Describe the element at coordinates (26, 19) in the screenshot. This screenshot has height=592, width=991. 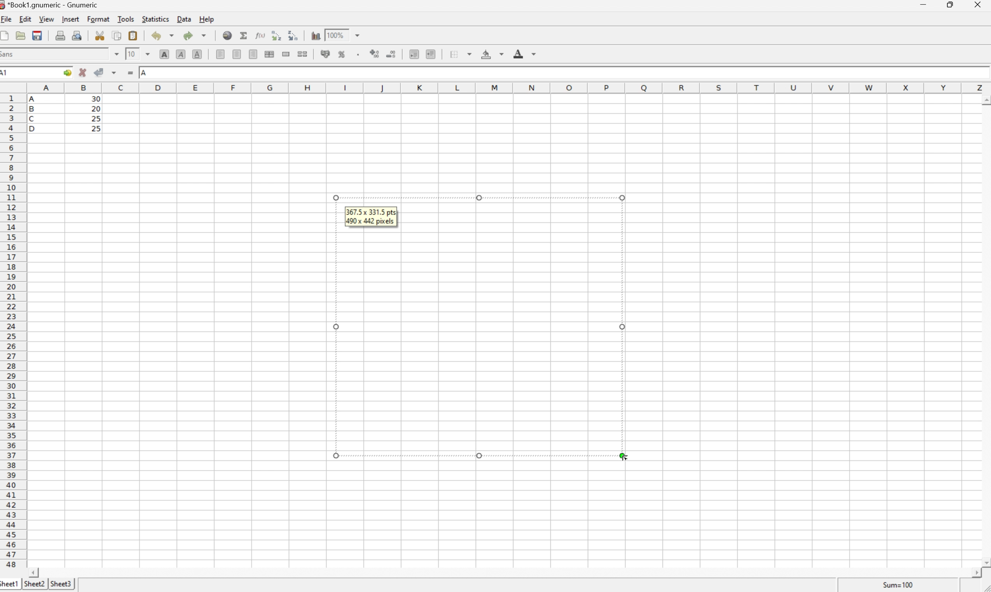
I see `Edit` at that location.